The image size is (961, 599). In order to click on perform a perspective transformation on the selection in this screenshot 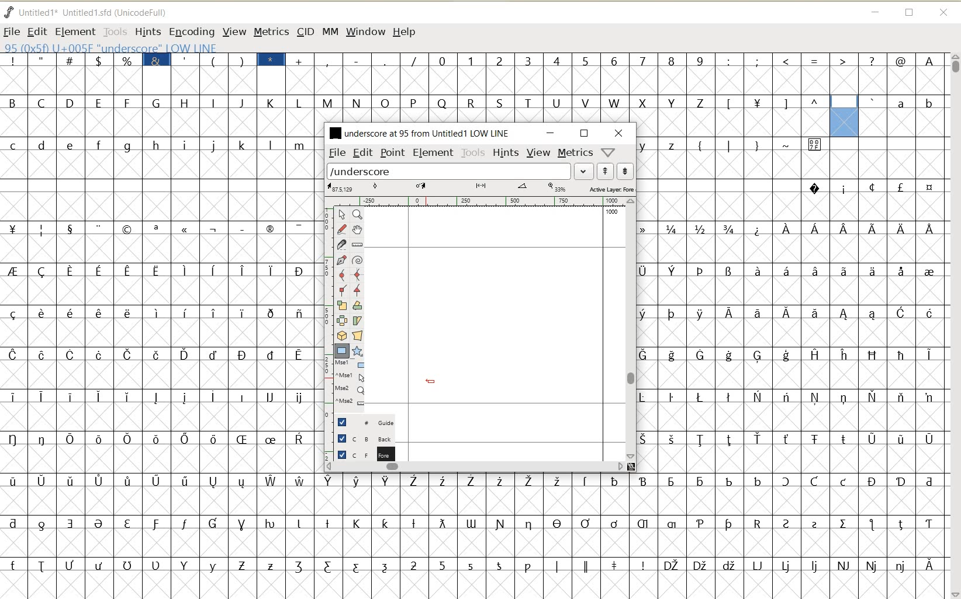, I will do `click(357, 336)`.